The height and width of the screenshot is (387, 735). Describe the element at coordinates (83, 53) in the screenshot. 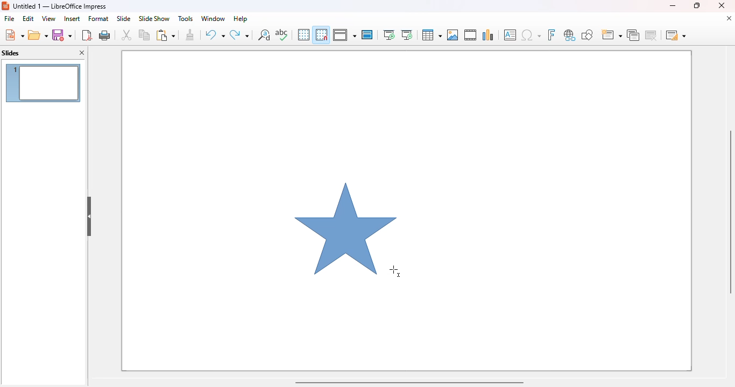

I see `close pane` at that location.